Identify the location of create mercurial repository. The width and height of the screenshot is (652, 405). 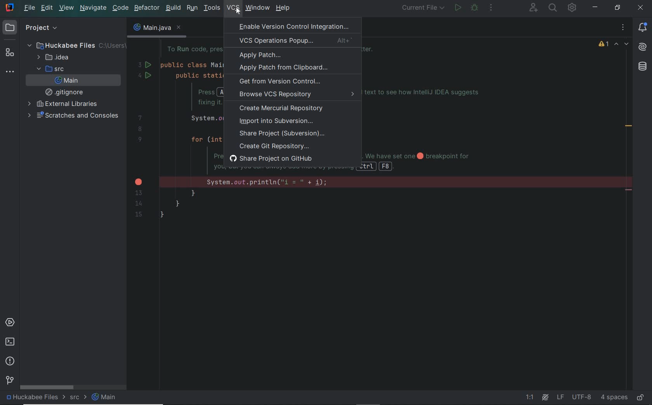
(283, 109).